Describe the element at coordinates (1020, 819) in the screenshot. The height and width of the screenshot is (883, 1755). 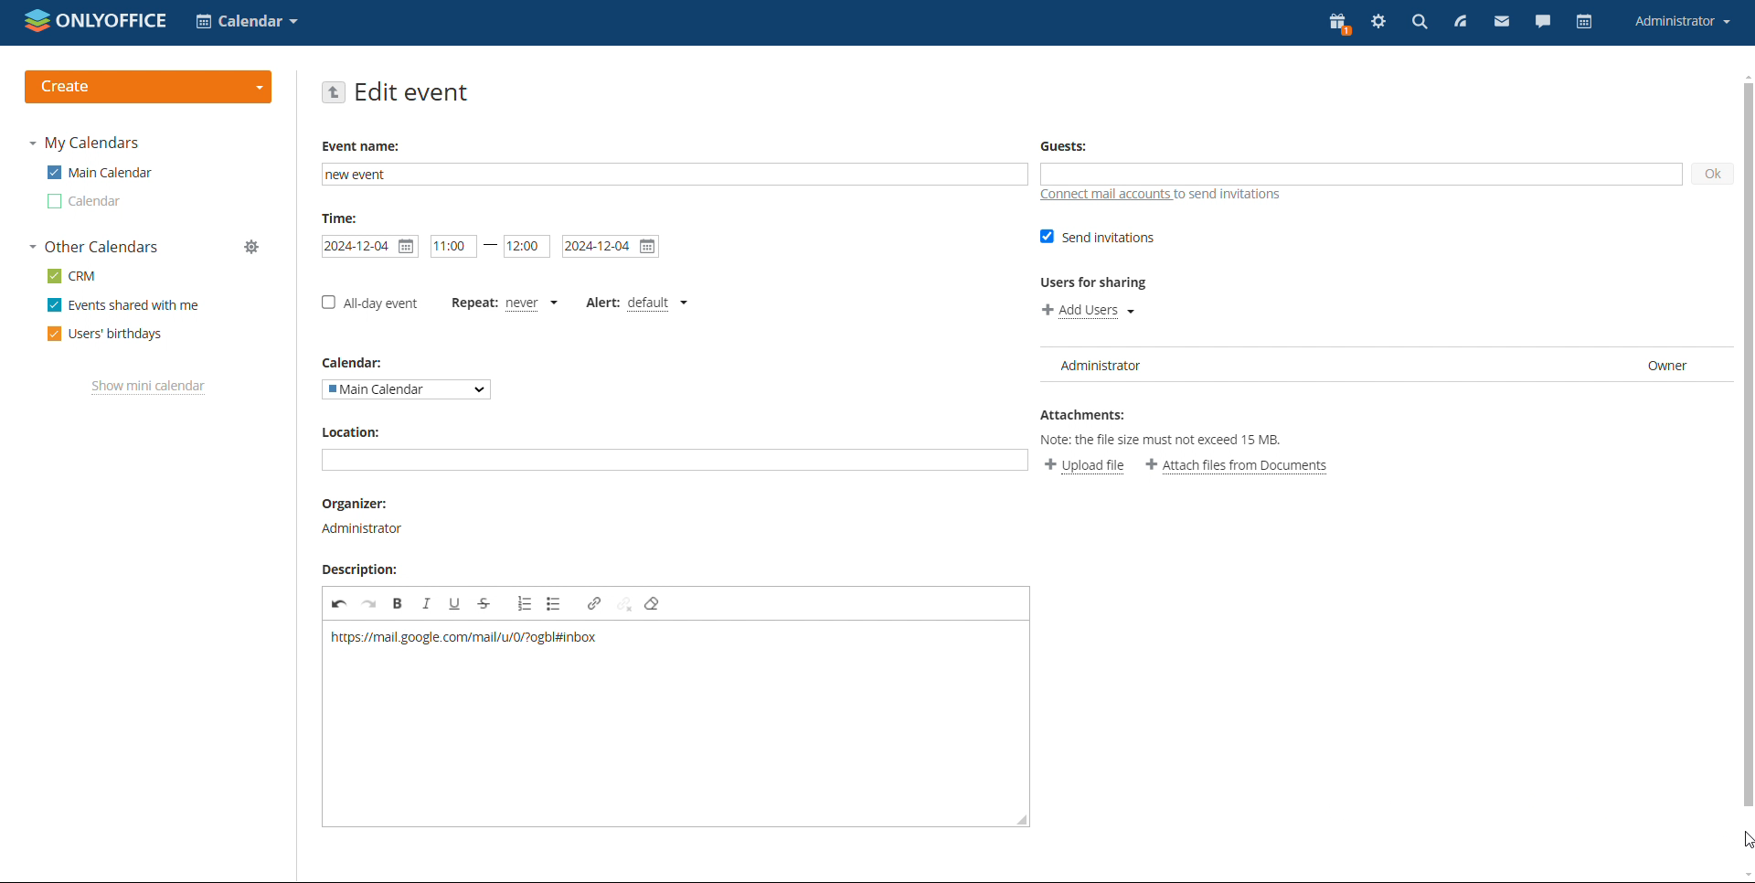
I see `resize` at that location.